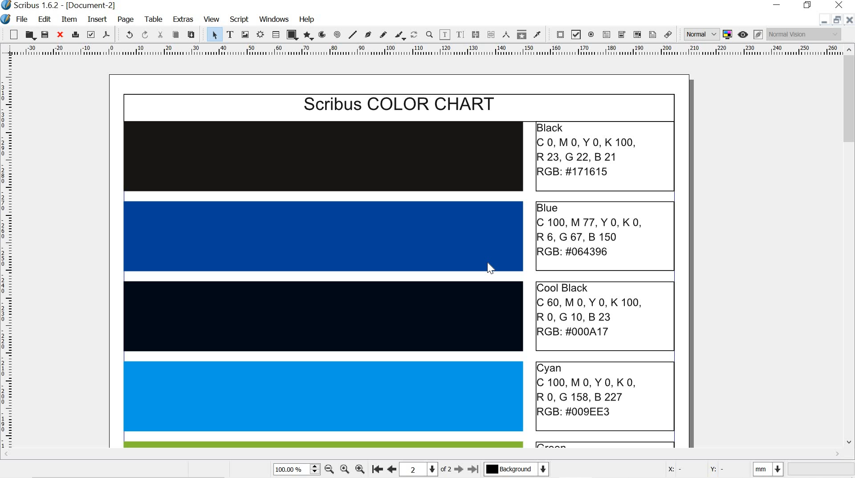  What do you see at coordinates (30, 35) in the screenshot?
I see `open` at bounding box center [30, 35].